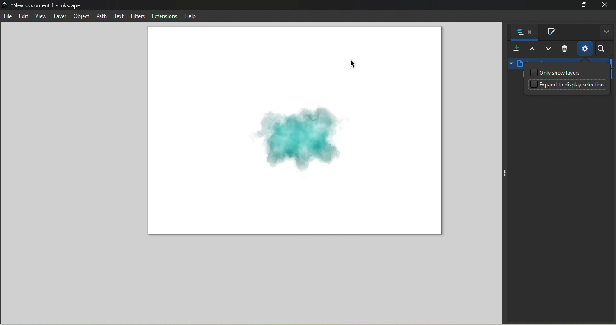  What do you see at coordinates (548, 50) in the screenshot?
I see `Lower selection one step` at bounding box center [548, 50].